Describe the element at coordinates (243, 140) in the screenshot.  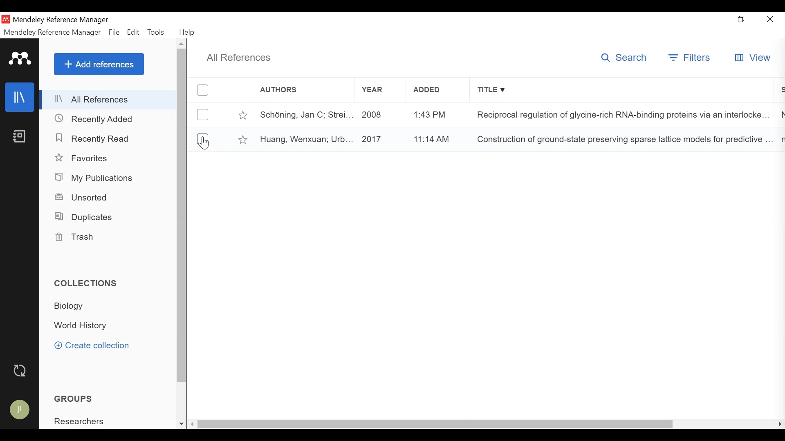
I see `Toggle Favorites` at that location.